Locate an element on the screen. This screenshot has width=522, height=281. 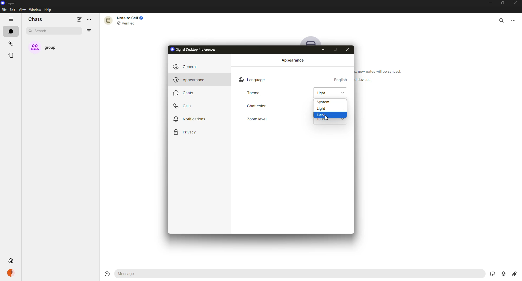
note to self is located at coordinates (126, 20).